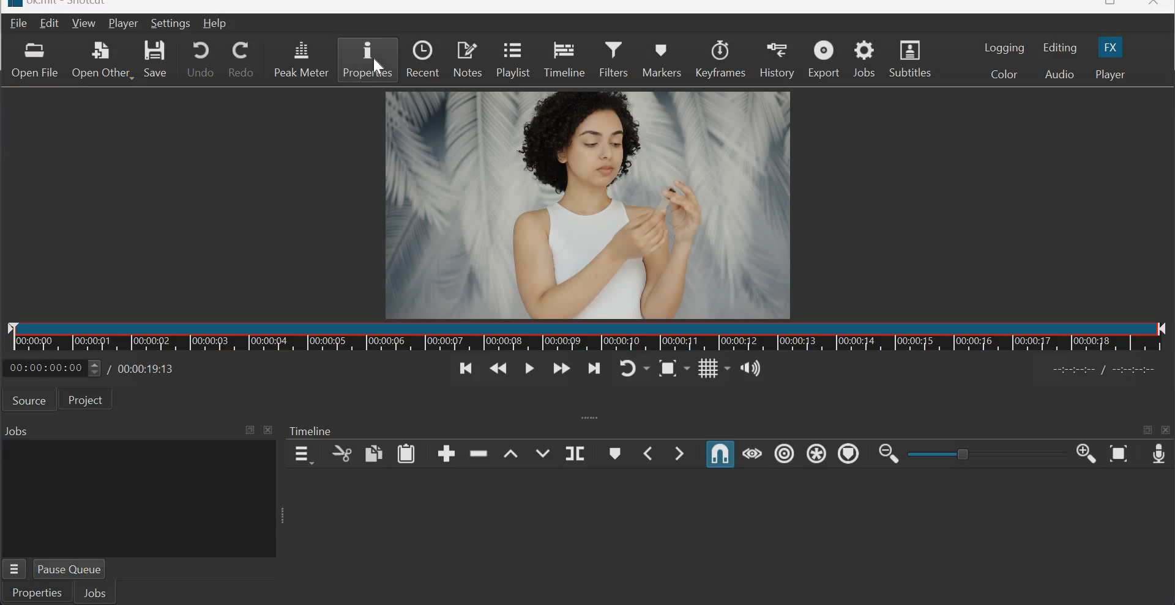 The height and width of the screenshot is (605, 1175). I want to click on Zoom Timeline in, so click(1086, 455).